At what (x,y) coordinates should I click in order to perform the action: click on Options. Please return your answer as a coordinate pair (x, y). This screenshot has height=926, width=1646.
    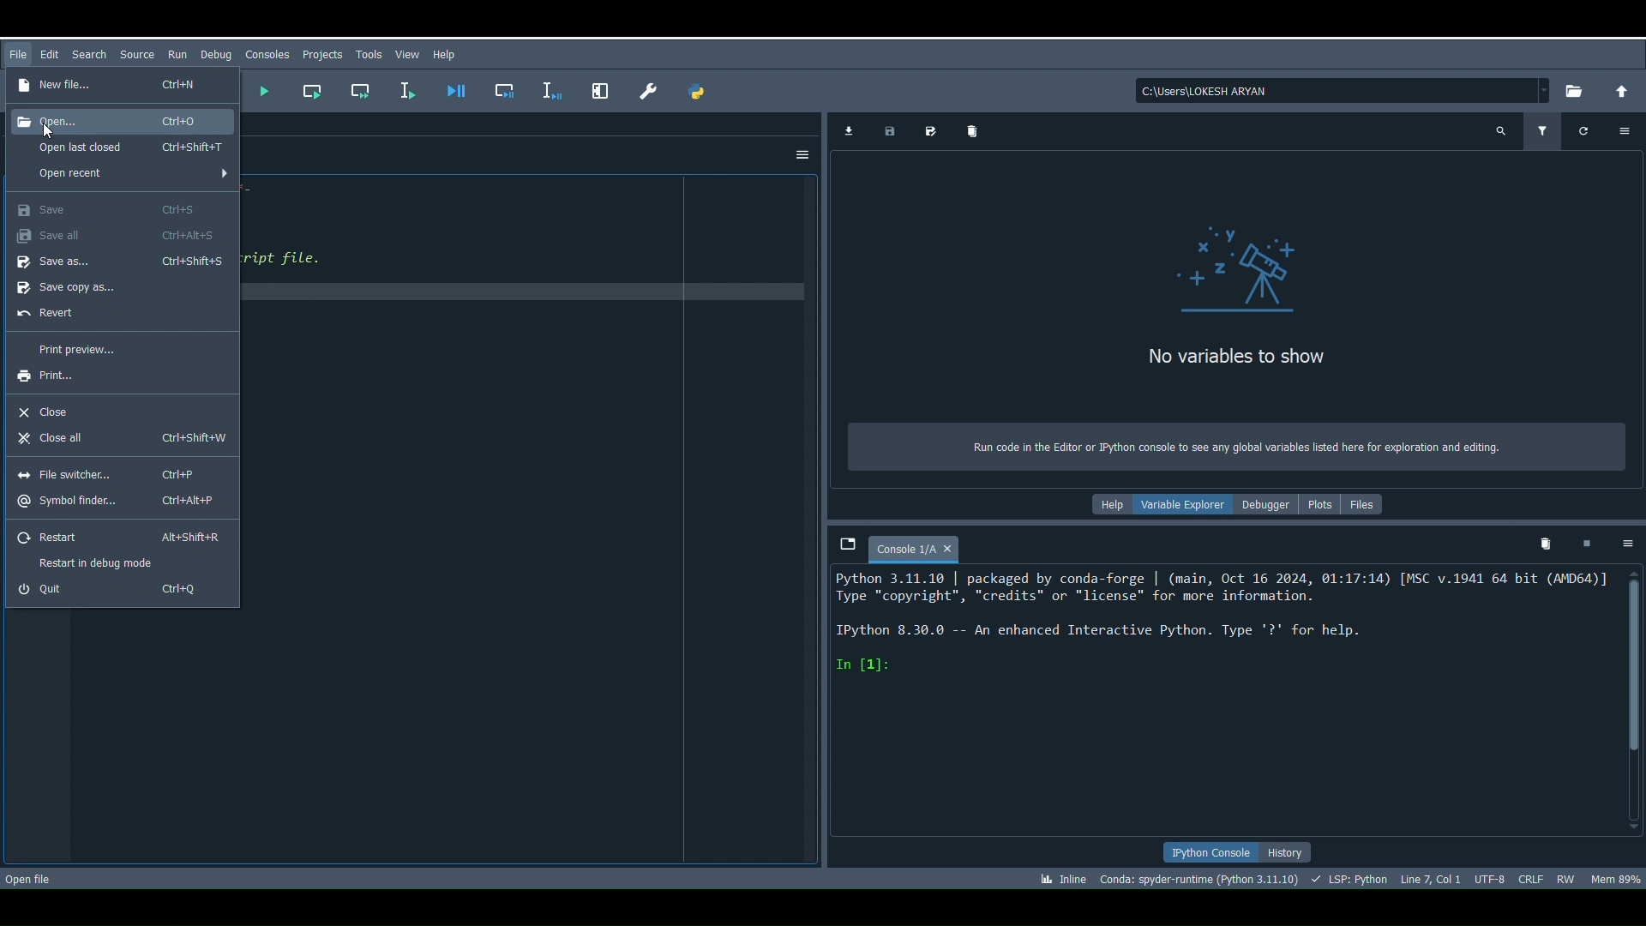
    Looking at the image, I should click on (1629, 542).